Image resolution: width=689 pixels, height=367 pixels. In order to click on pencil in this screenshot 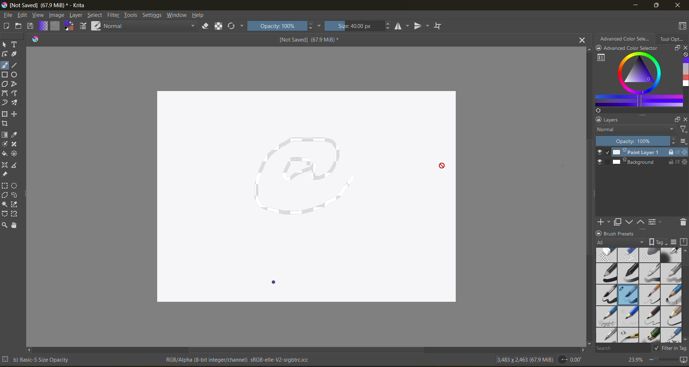, I will do `click(628, 316)`.